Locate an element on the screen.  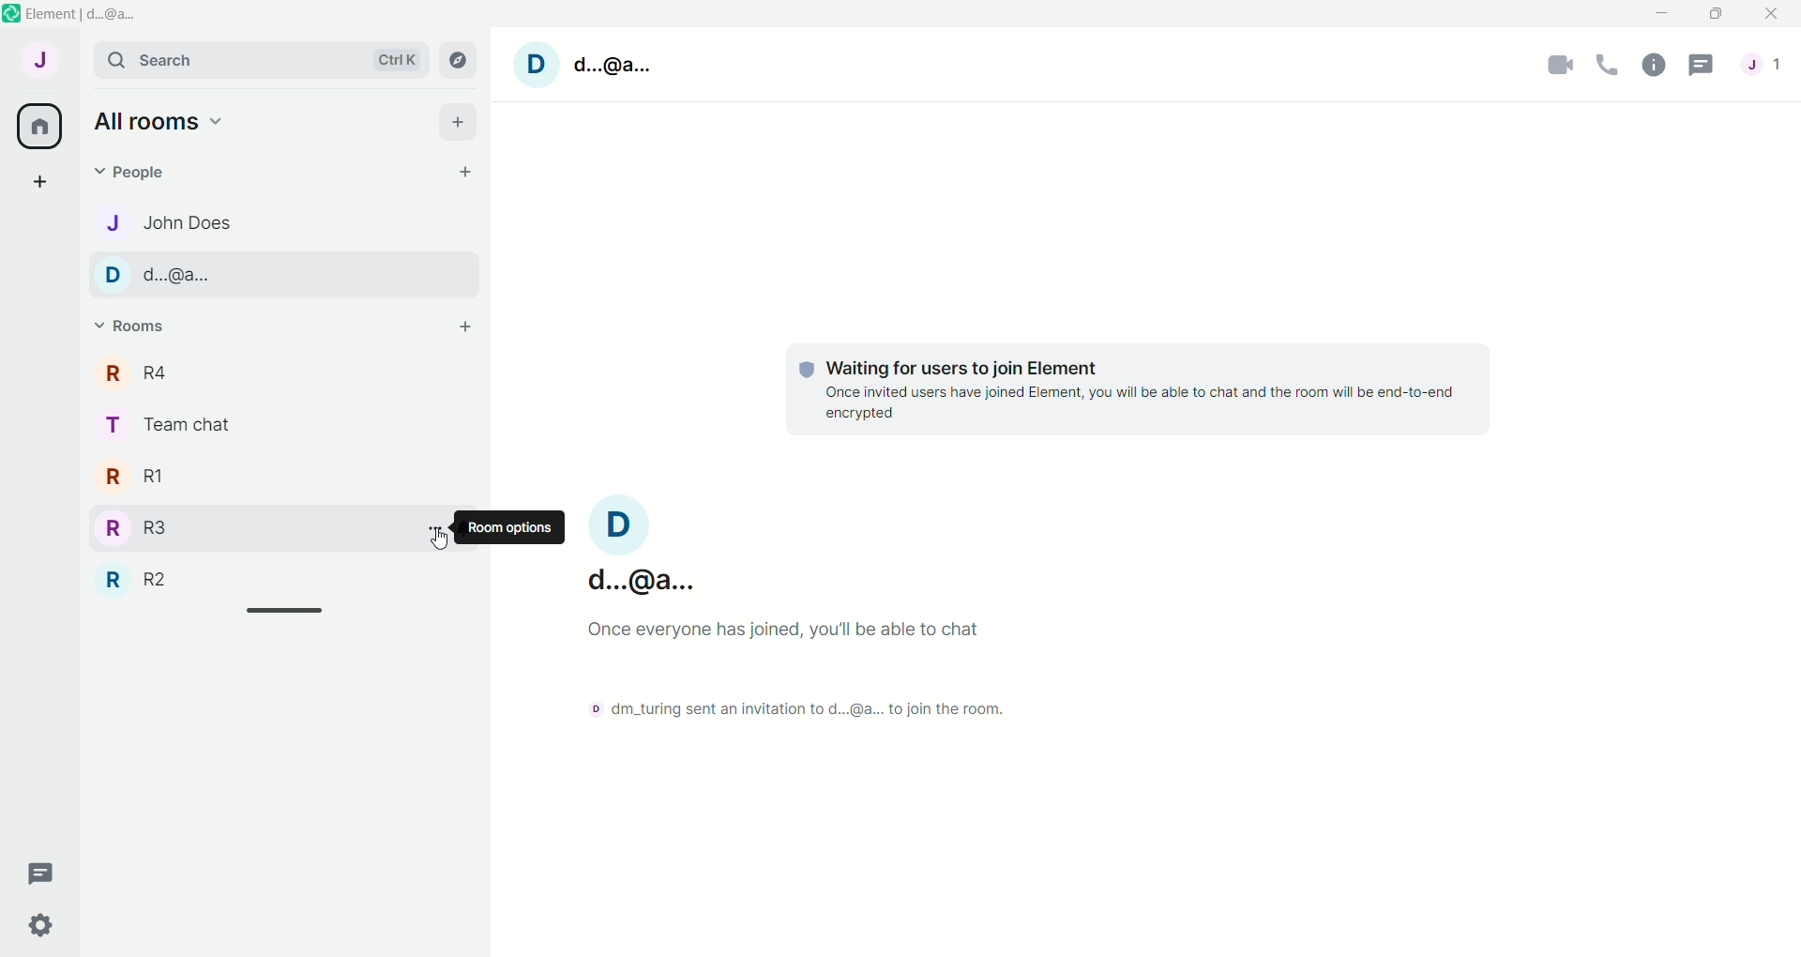
element | d...@... is located at coordinates (88, 15).